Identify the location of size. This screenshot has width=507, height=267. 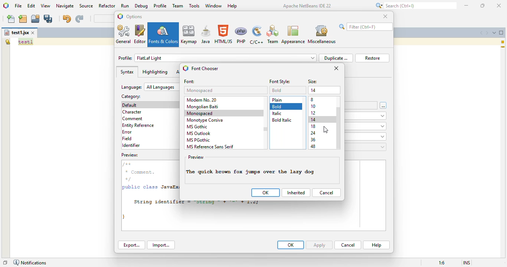
(313, 82).